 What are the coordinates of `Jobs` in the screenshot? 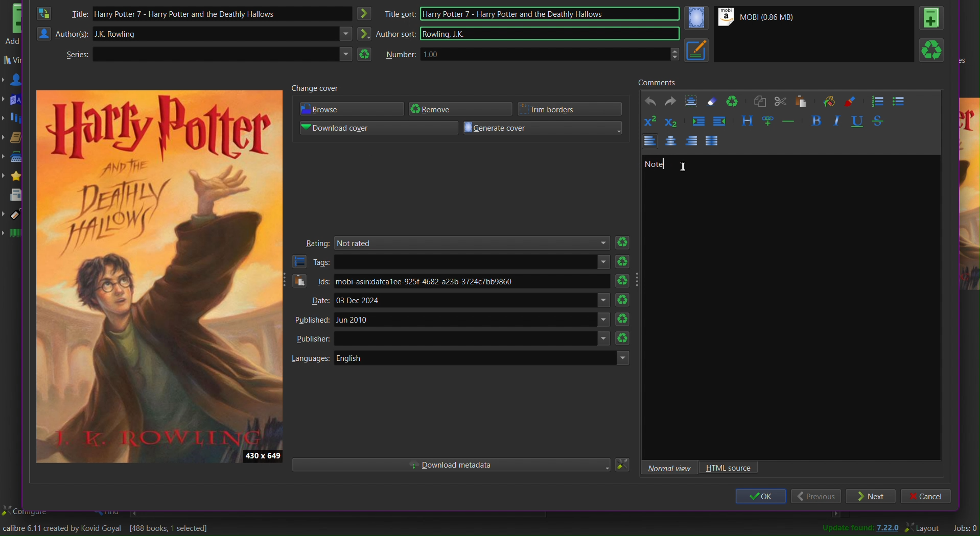 It's located at (964, 528).